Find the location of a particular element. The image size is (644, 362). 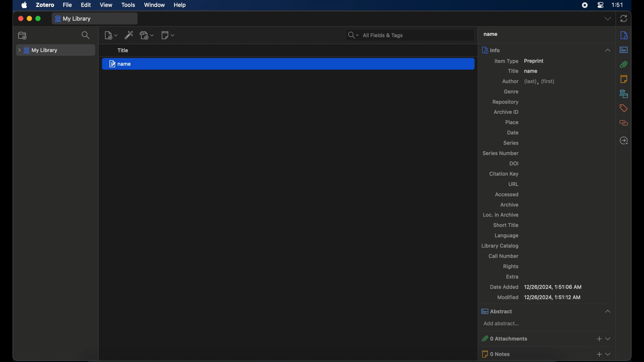

series number is located at coordinates (501, 154).